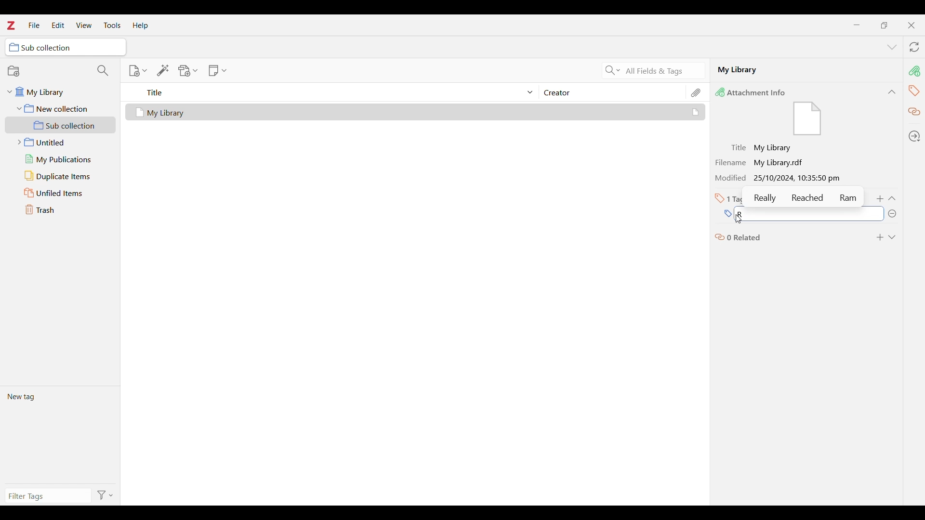 This screenshot has height=520, width=925. Describe the element at coordinates (892, 237) in the screenshot. I see `Expand` at that location.